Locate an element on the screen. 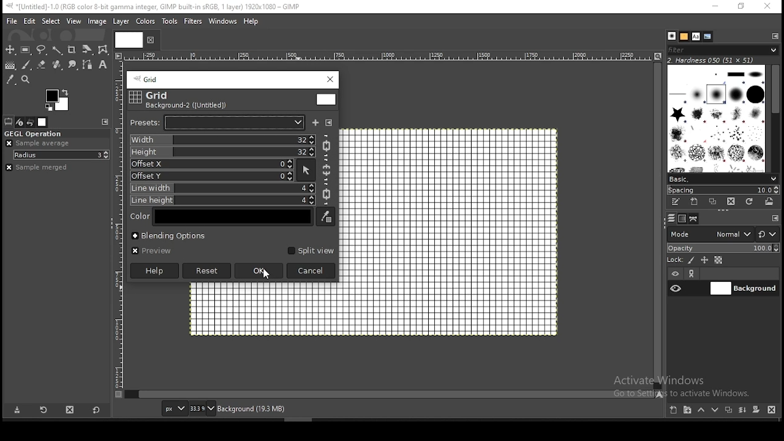  verticalscroll bar is located at coordinates (393, 394).